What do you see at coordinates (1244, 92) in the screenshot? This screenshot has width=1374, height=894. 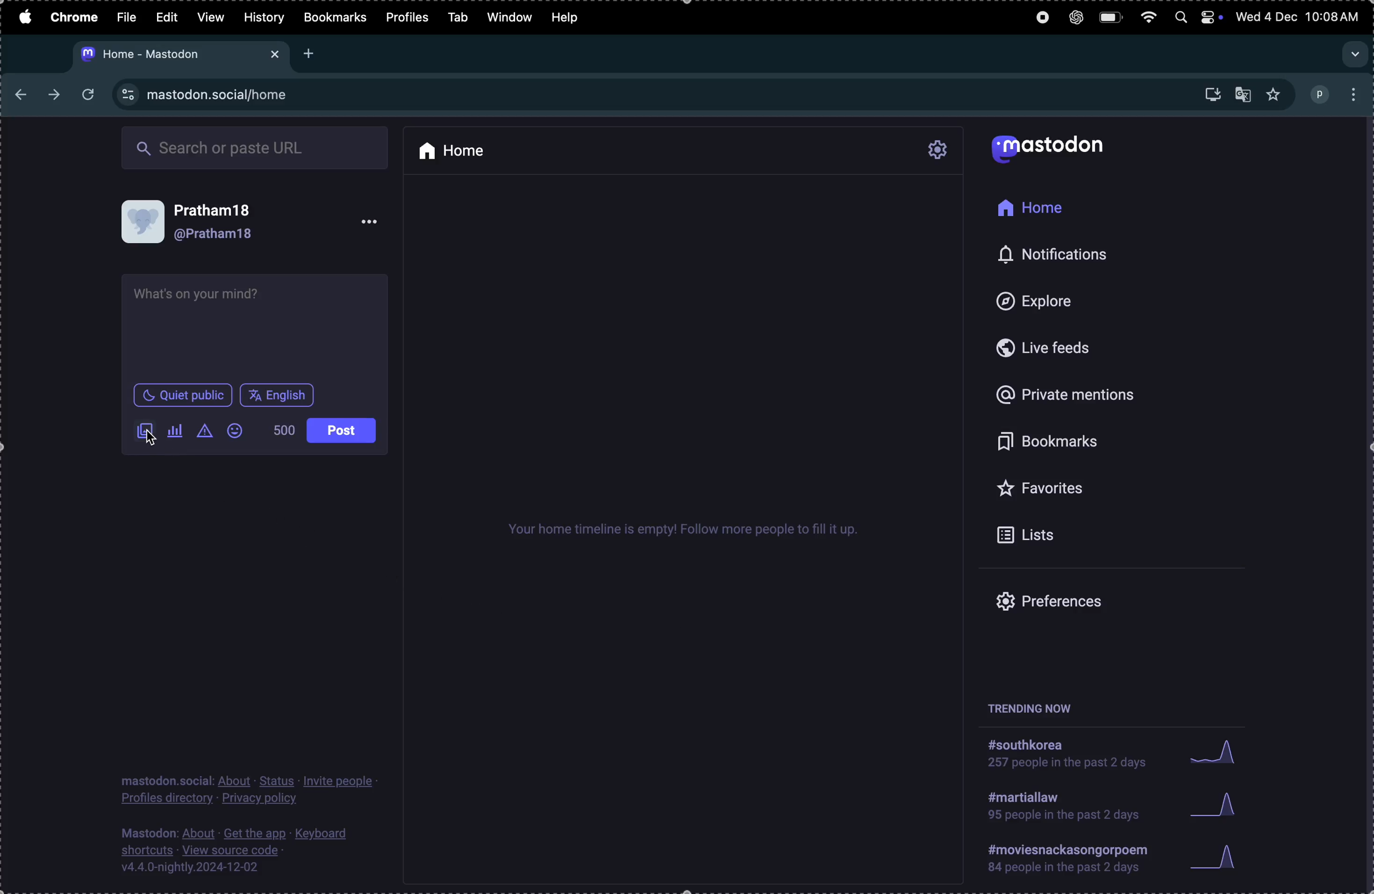 I see `translate` at bounding box center [1244, 92].